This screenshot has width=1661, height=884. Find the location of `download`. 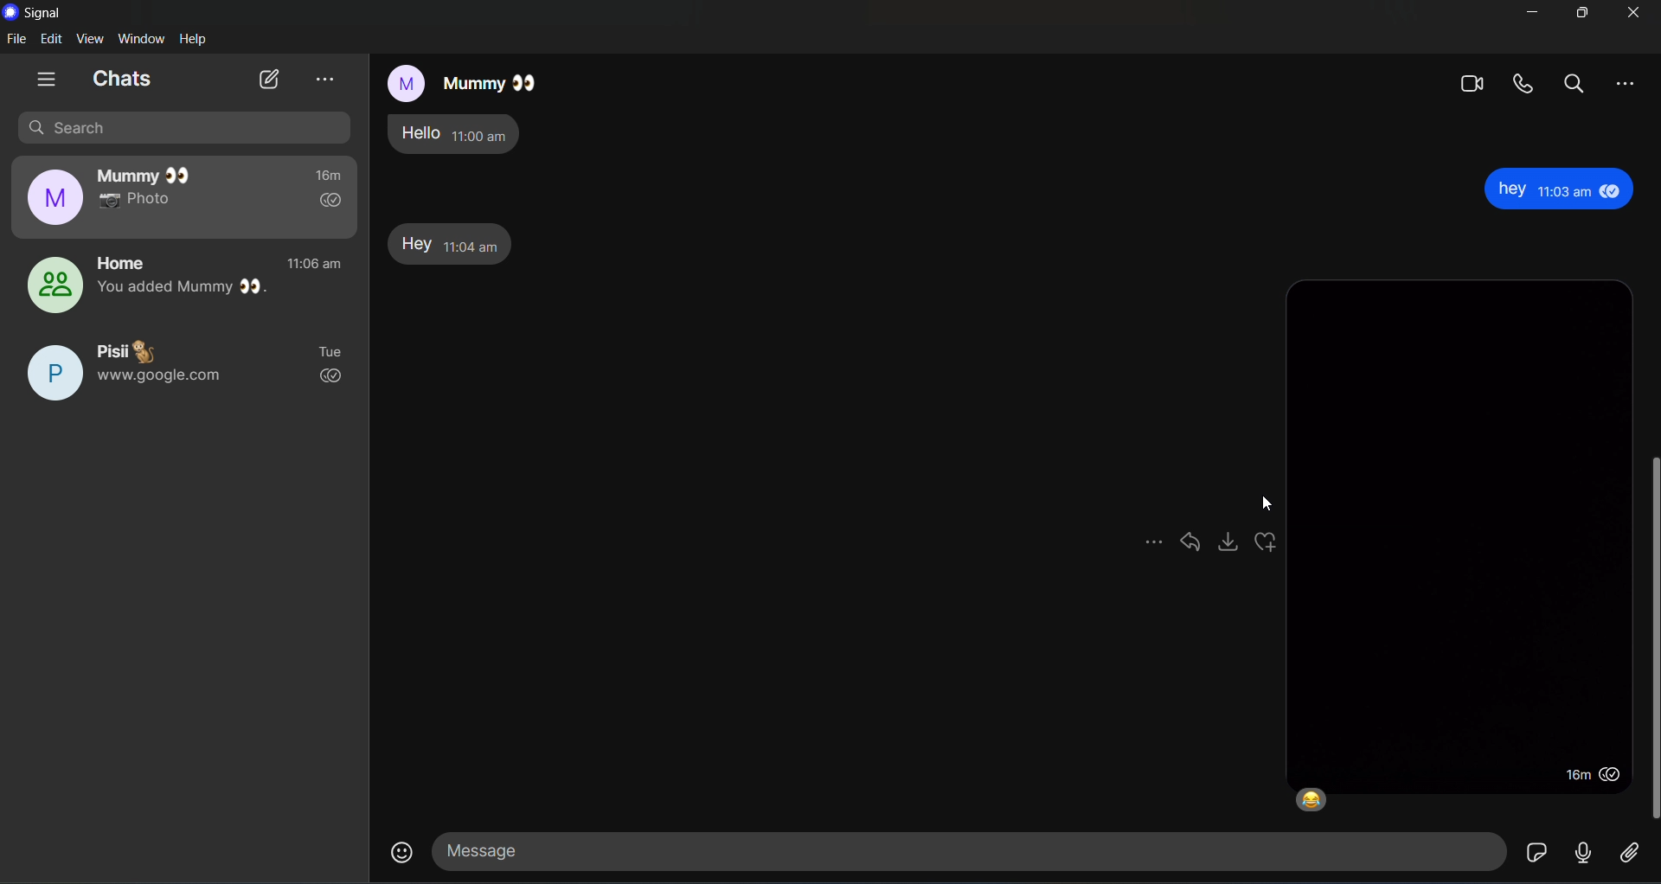

download is located at coordinates (1232, 547).